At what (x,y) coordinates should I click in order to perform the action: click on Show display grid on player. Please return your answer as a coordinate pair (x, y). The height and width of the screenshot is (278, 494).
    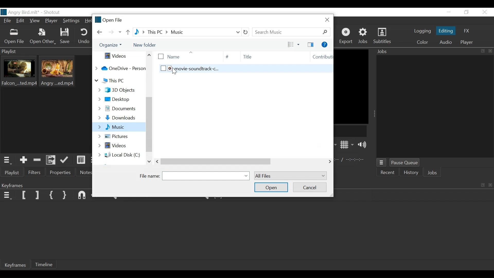
    Looking at the image, I should click on (347, 144).